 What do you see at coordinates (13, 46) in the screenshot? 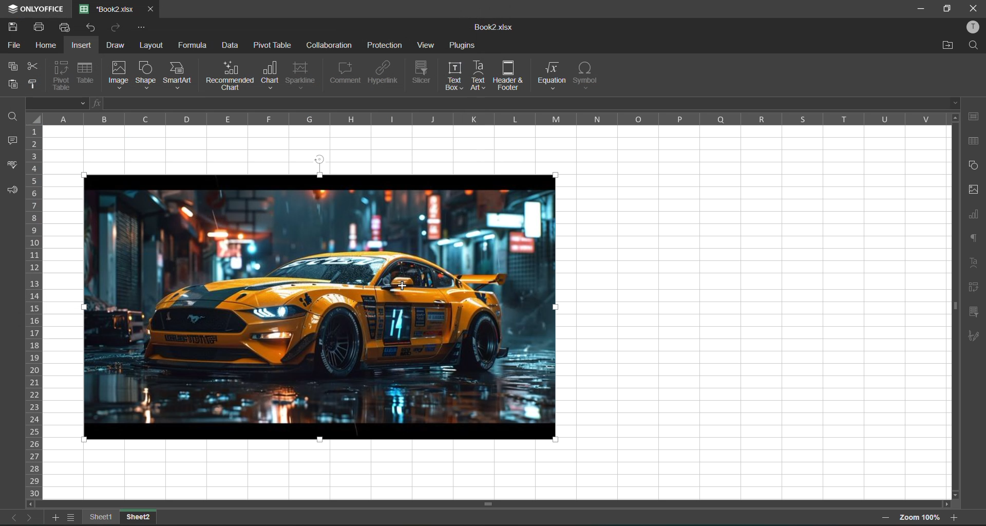
I see `file` at bounding box center [13, 46].